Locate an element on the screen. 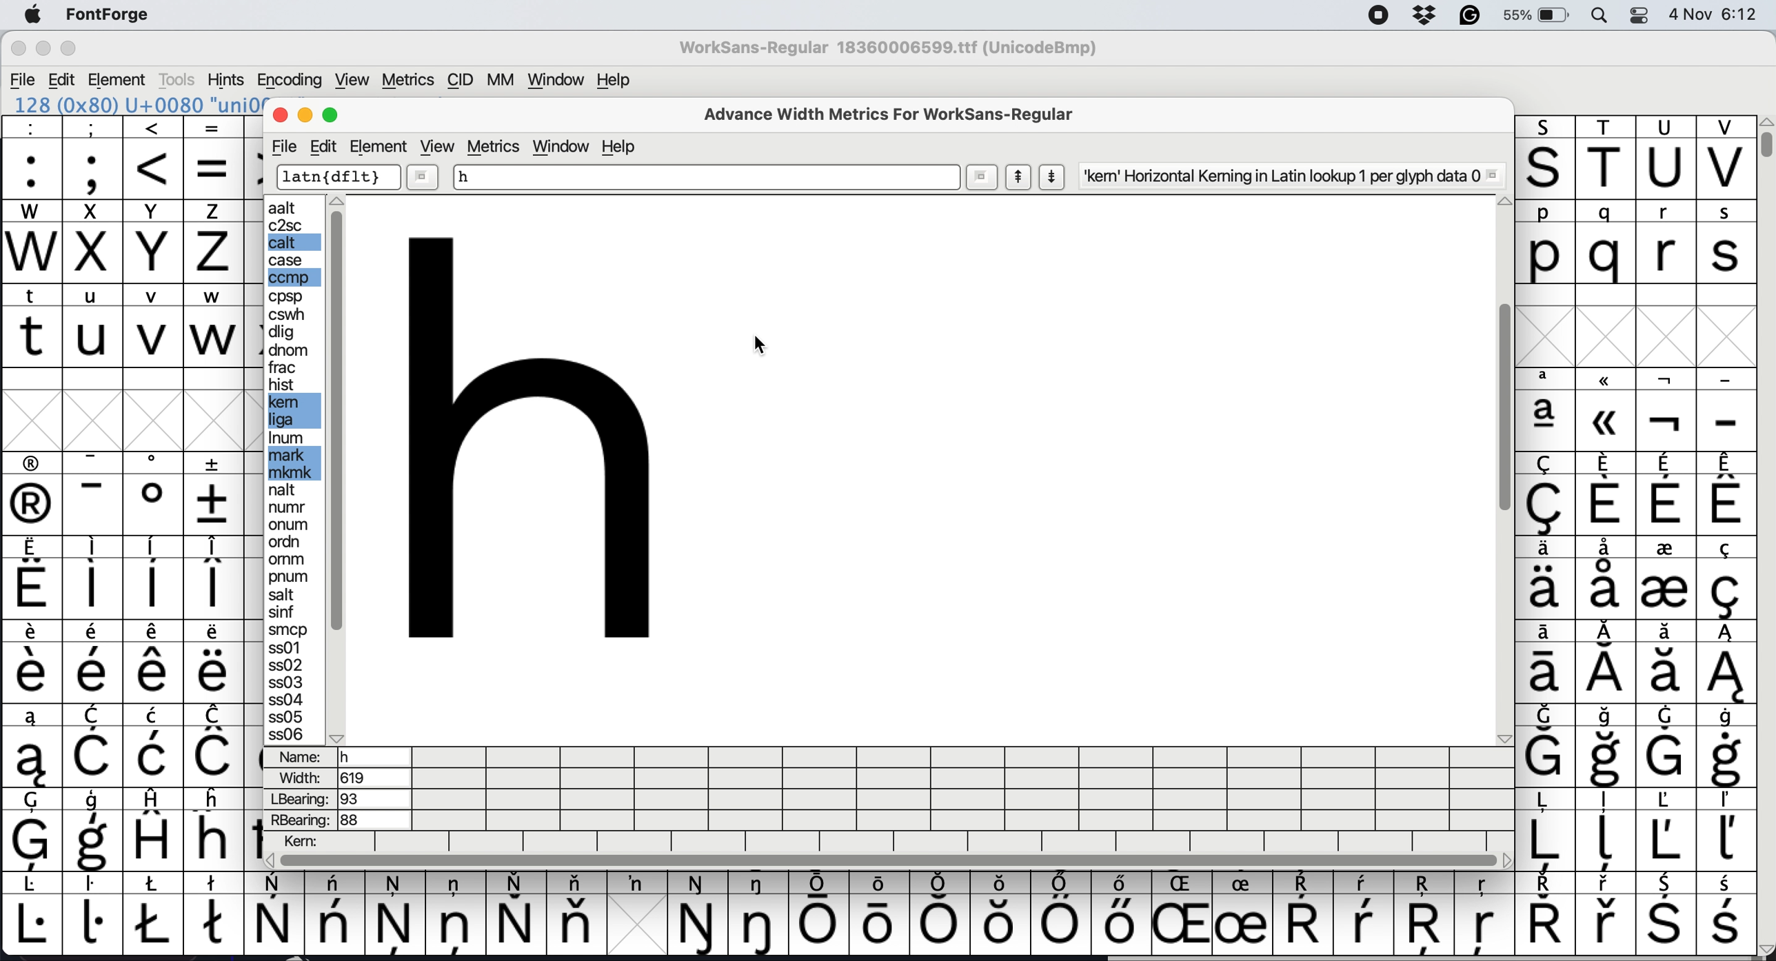  metrics is located at coordinates (496, 147).